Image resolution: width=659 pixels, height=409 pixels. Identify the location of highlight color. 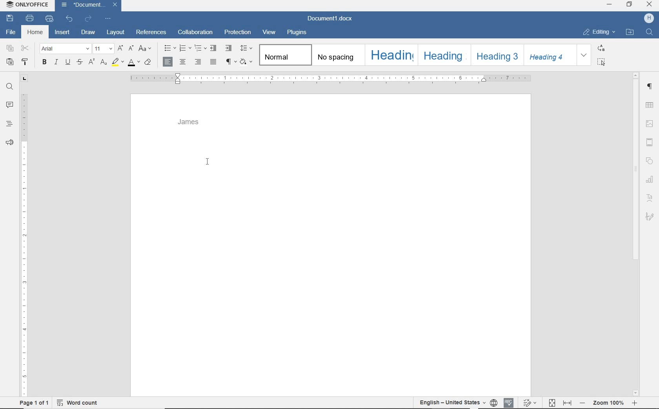
(117, 63).